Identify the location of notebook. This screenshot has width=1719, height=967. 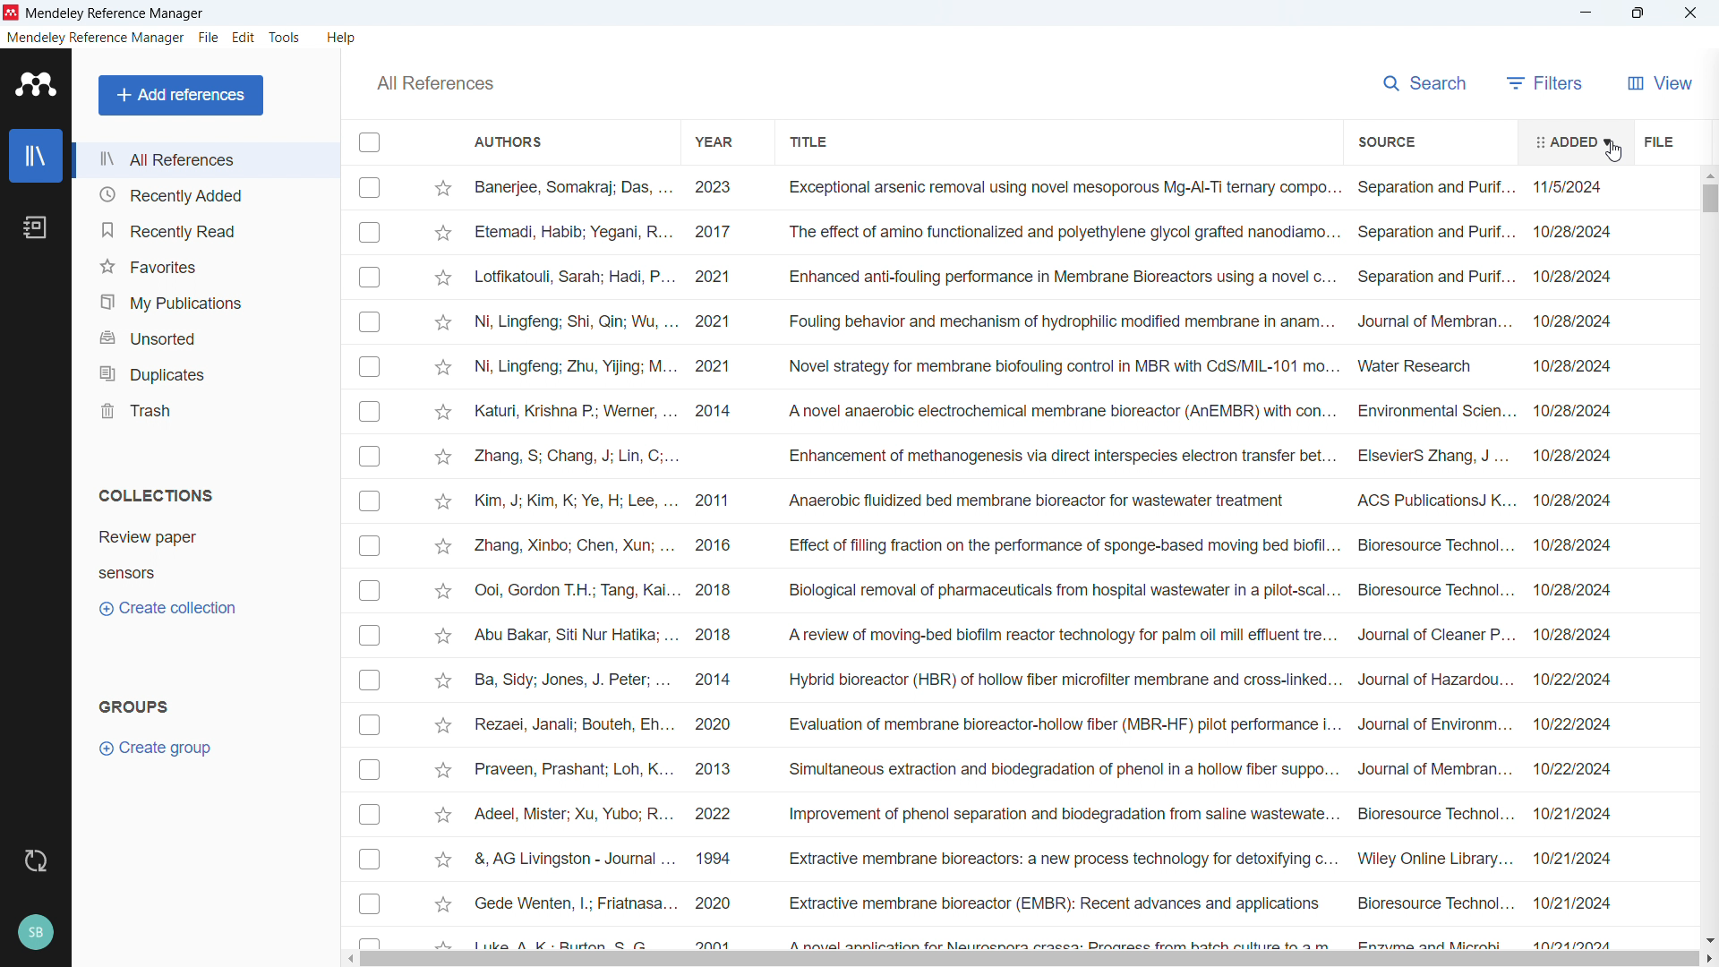
(38, 227).